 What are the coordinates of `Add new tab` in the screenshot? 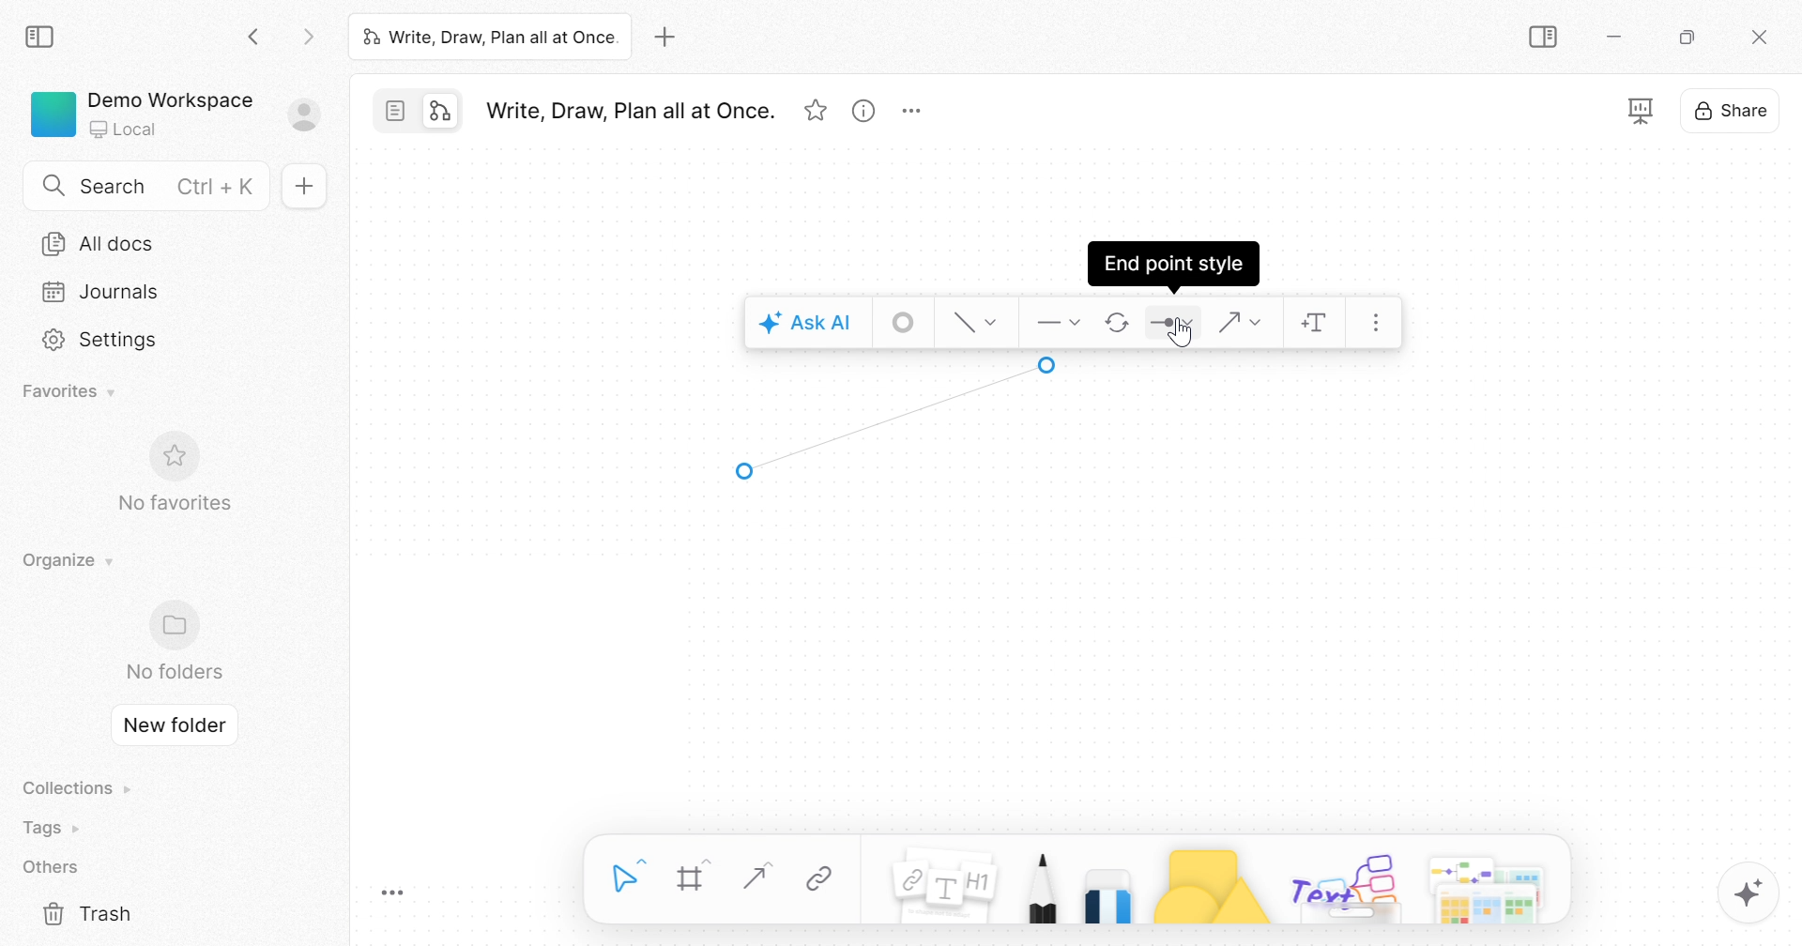 It's located at (668, 37).